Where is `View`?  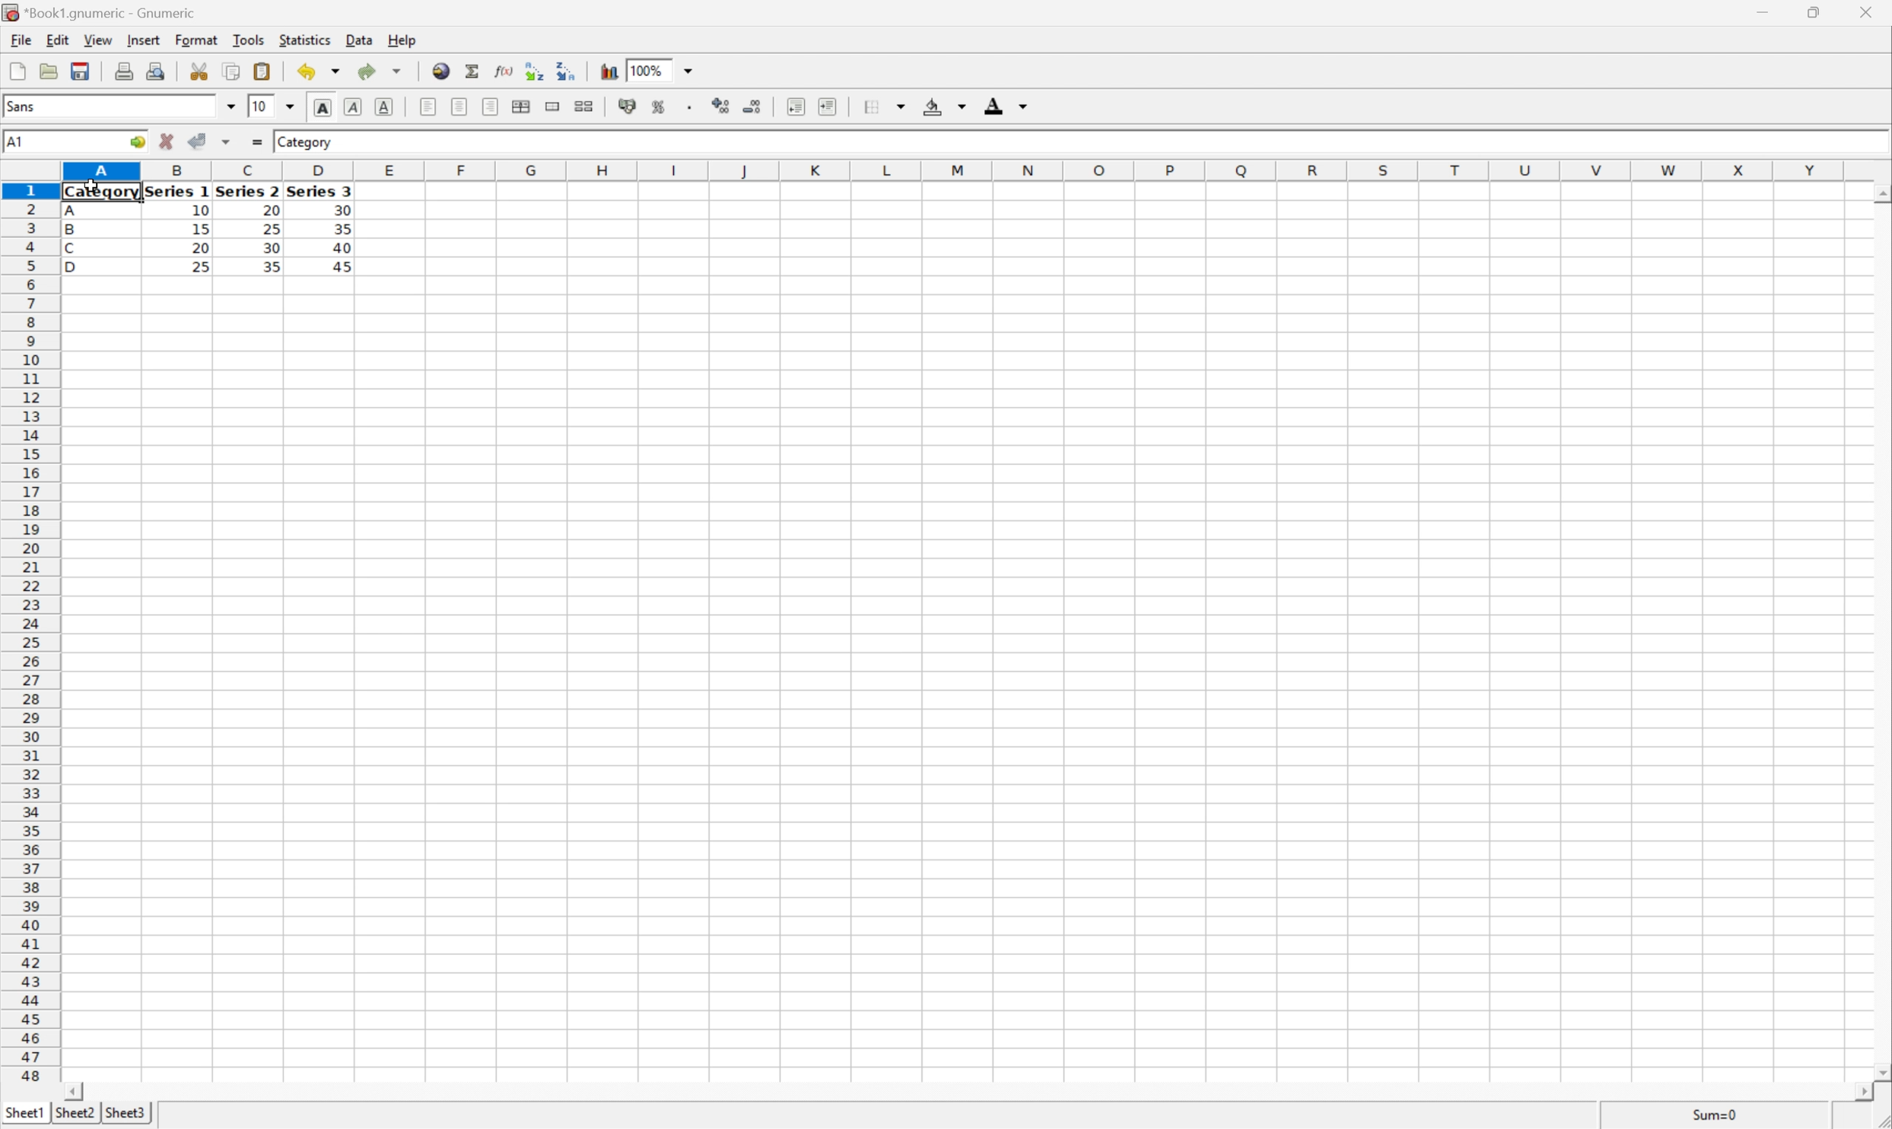
View is located at coordinates (98, 39).